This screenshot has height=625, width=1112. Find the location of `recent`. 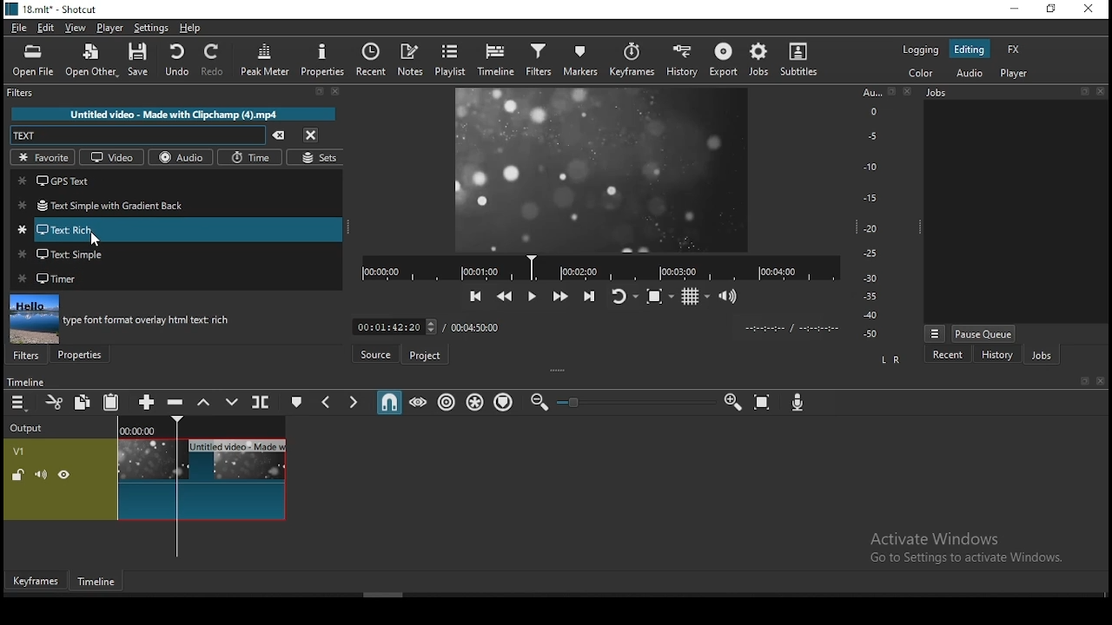

recent is located at coordinates (949, 354).